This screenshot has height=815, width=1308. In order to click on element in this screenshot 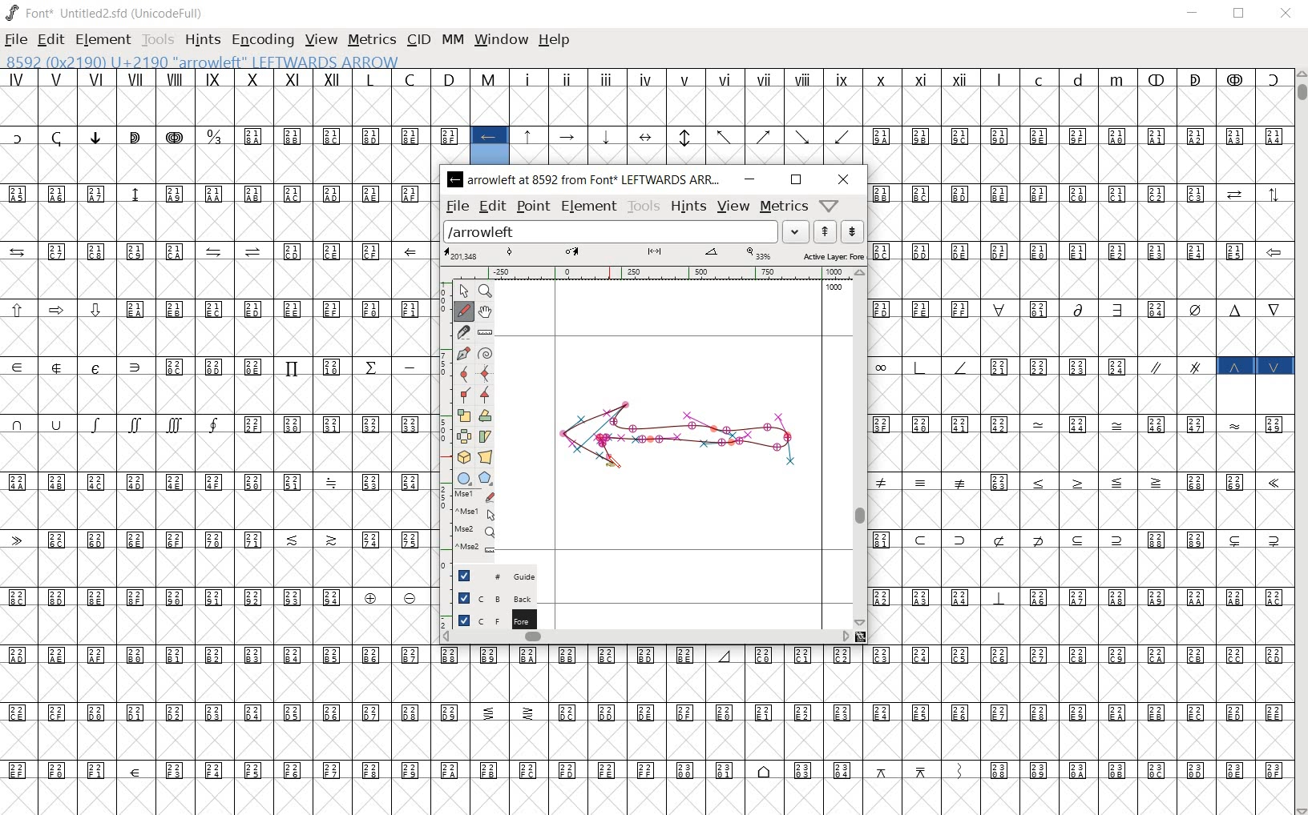, I will do `click(589, 206)`.